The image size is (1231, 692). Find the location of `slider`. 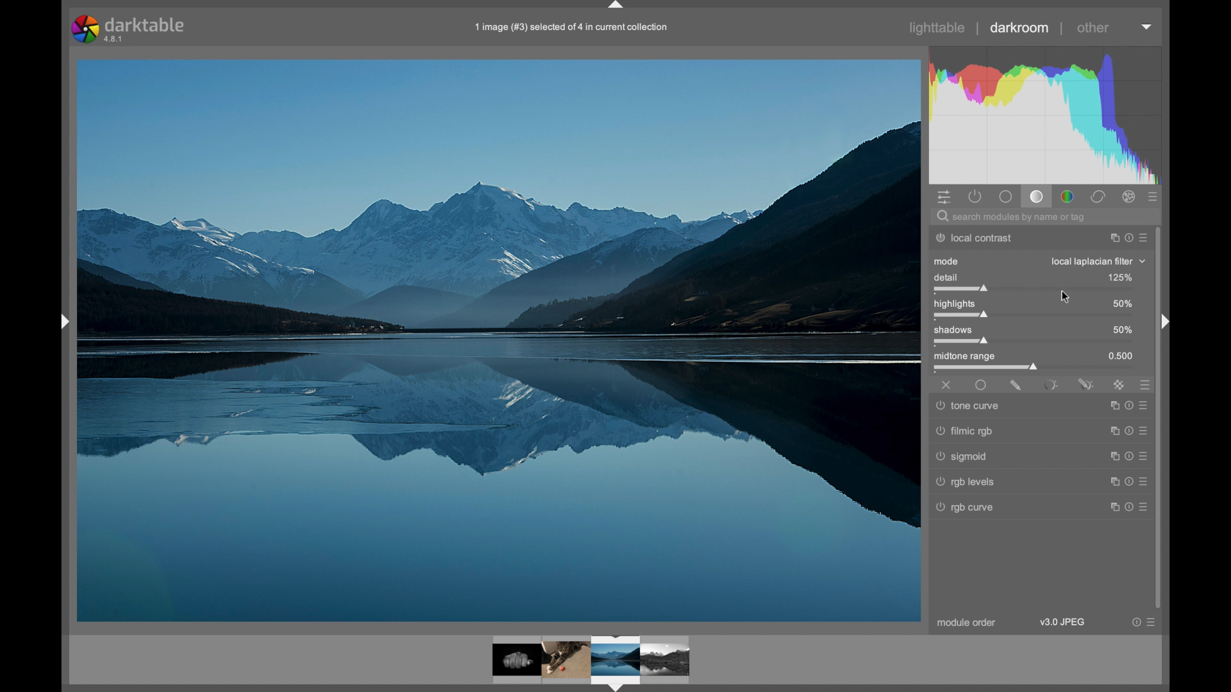

slider is located at coordinates (961, 316).